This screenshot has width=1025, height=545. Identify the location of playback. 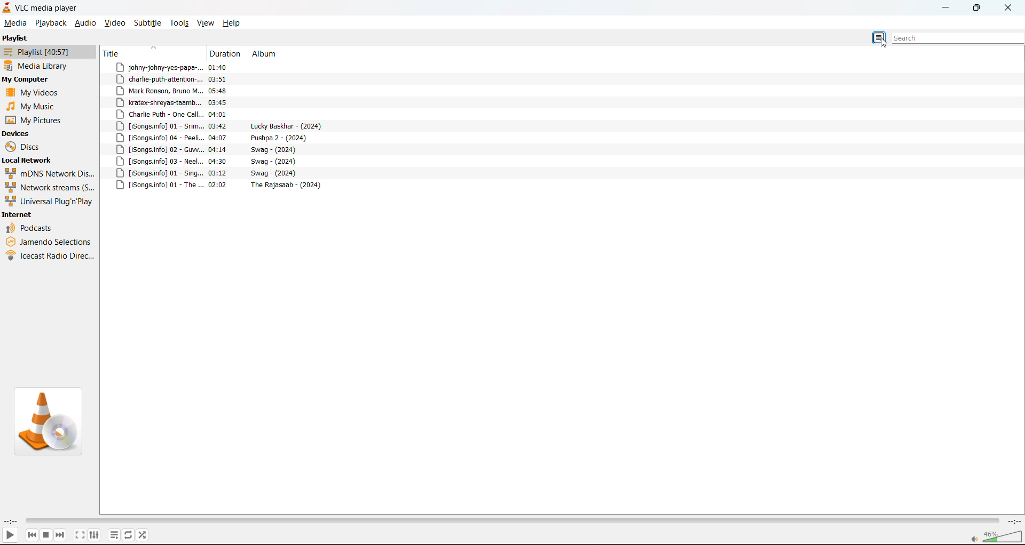
(51, 25).